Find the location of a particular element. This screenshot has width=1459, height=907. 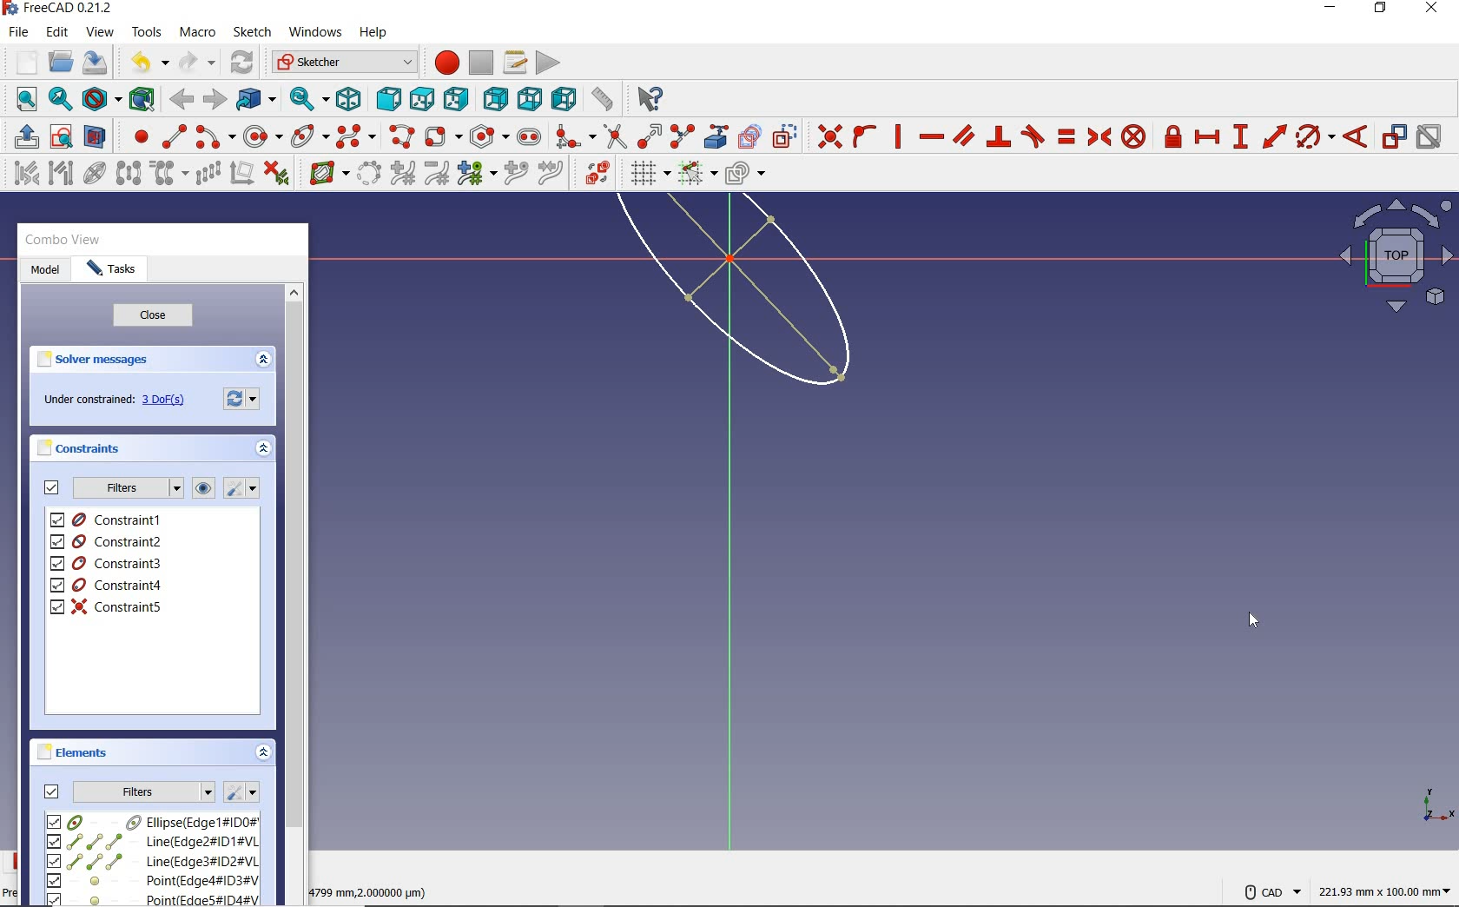

fit all is located at coordinates (22, 101).